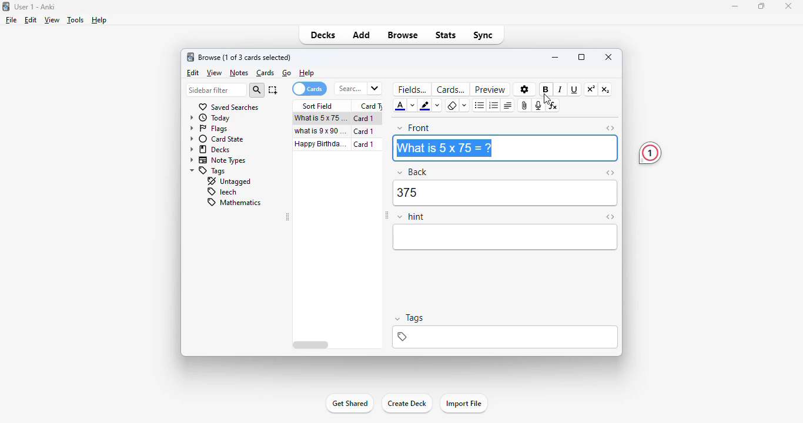 This screenshot has height=423, width=803. I want to click on equations, so click(554, 105).